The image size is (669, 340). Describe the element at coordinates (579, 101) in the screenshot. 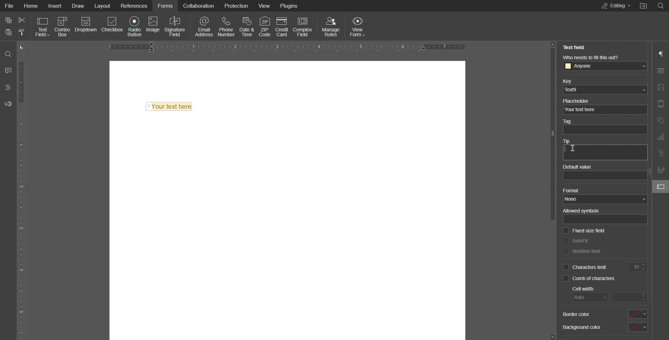

I see `Placeholder` at that location.